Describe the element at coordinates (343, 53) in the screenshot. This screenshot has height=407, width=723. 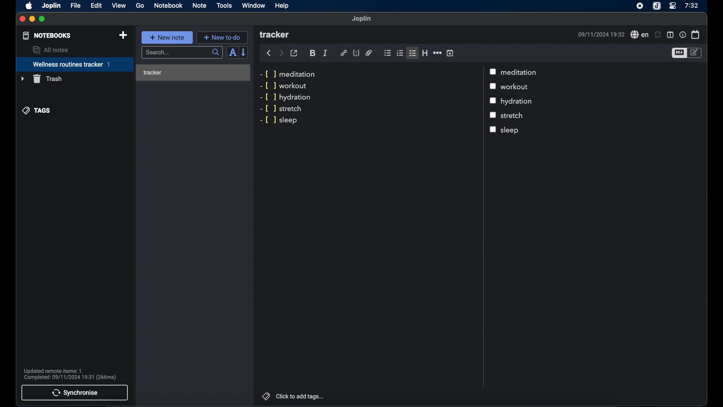
I see `hyperlink` at that location.